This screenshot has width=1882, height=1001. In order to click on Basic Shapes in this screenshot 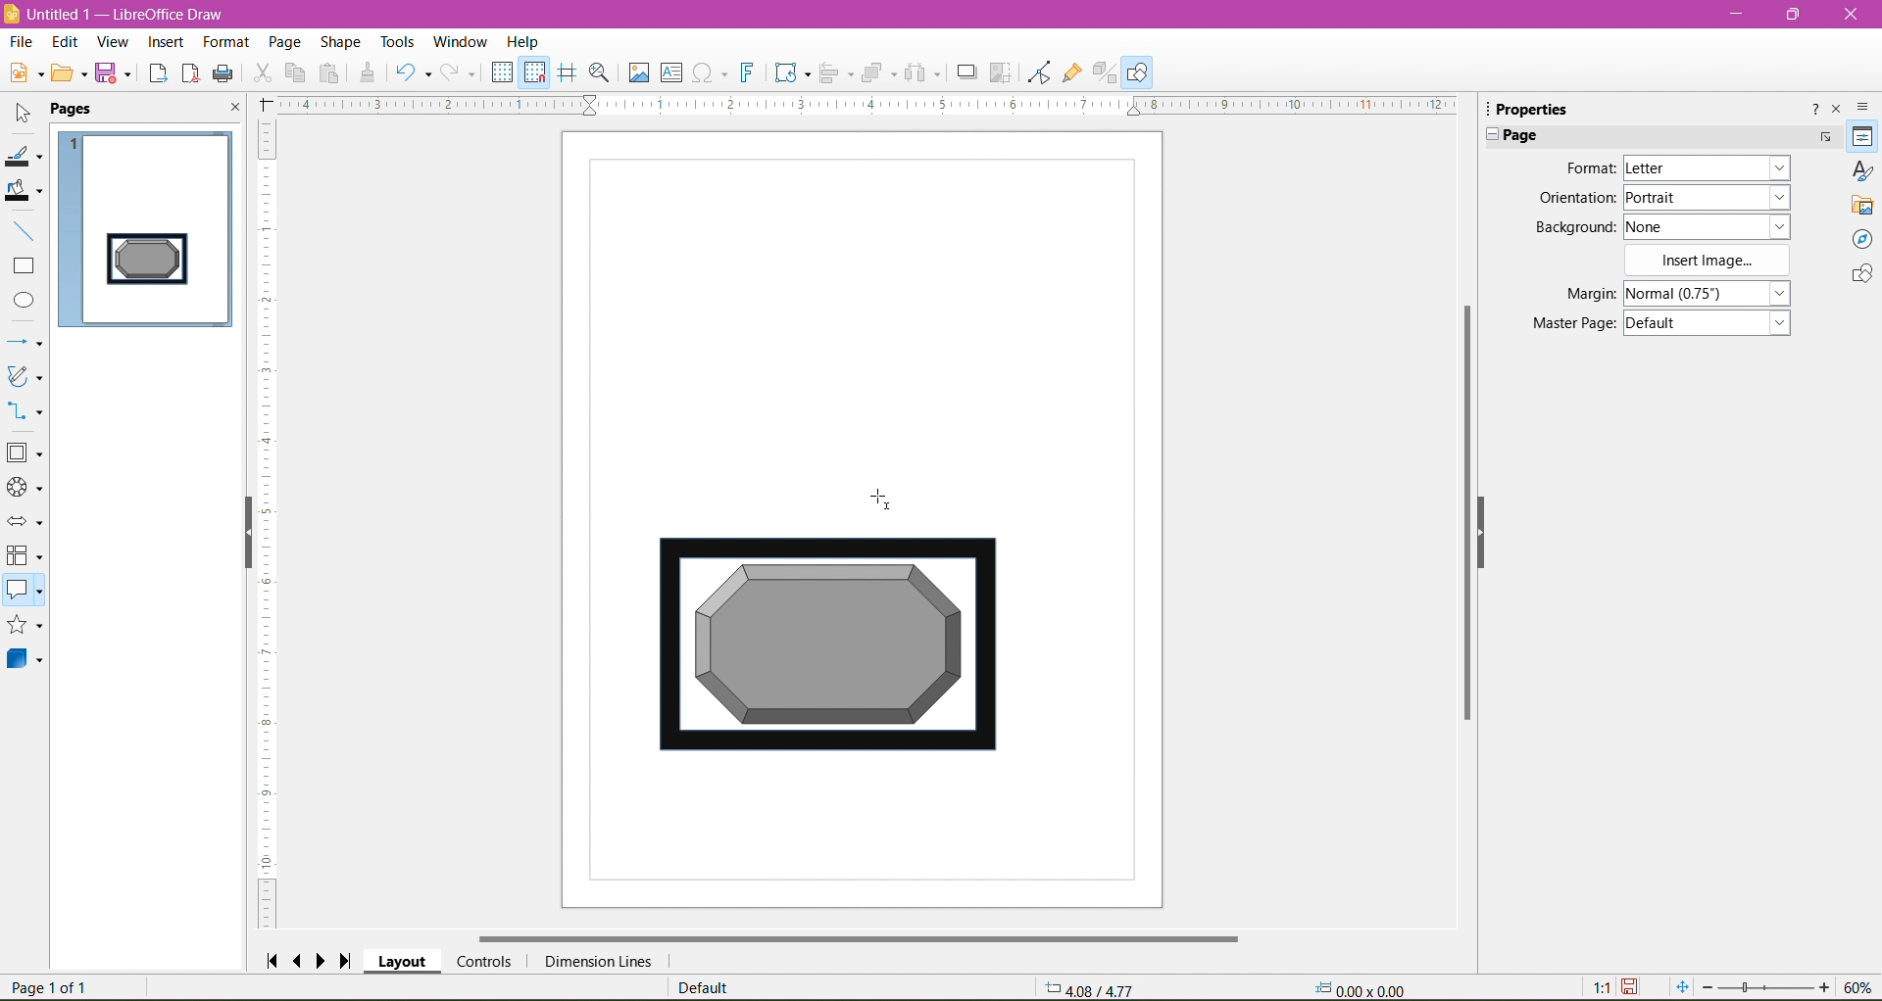, I will do `click(26, 454)`.